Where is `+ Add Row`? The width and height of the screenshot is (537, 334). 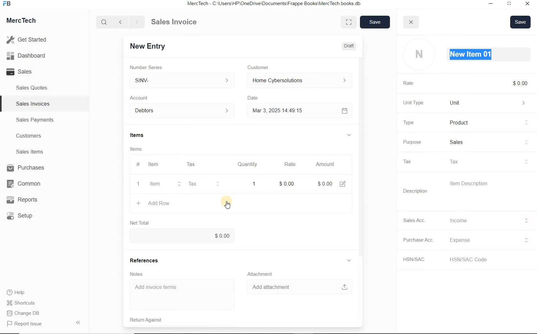 + Add Row is located at coordinates (160, 203).